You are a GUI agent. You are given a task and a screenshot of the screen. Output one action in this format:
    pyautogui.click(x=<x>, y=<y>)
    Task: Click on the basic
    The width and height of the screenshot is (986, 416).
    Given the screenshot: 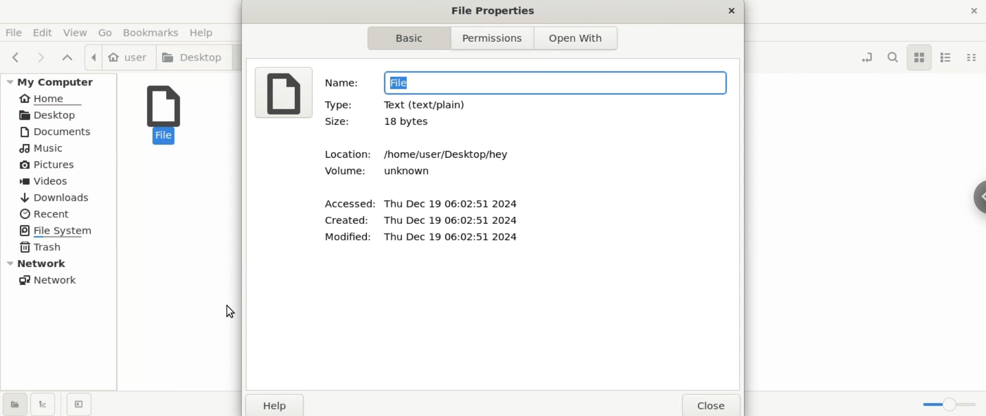 What is the action you would take?
    pyautogui.click(x=411, y=37)
    